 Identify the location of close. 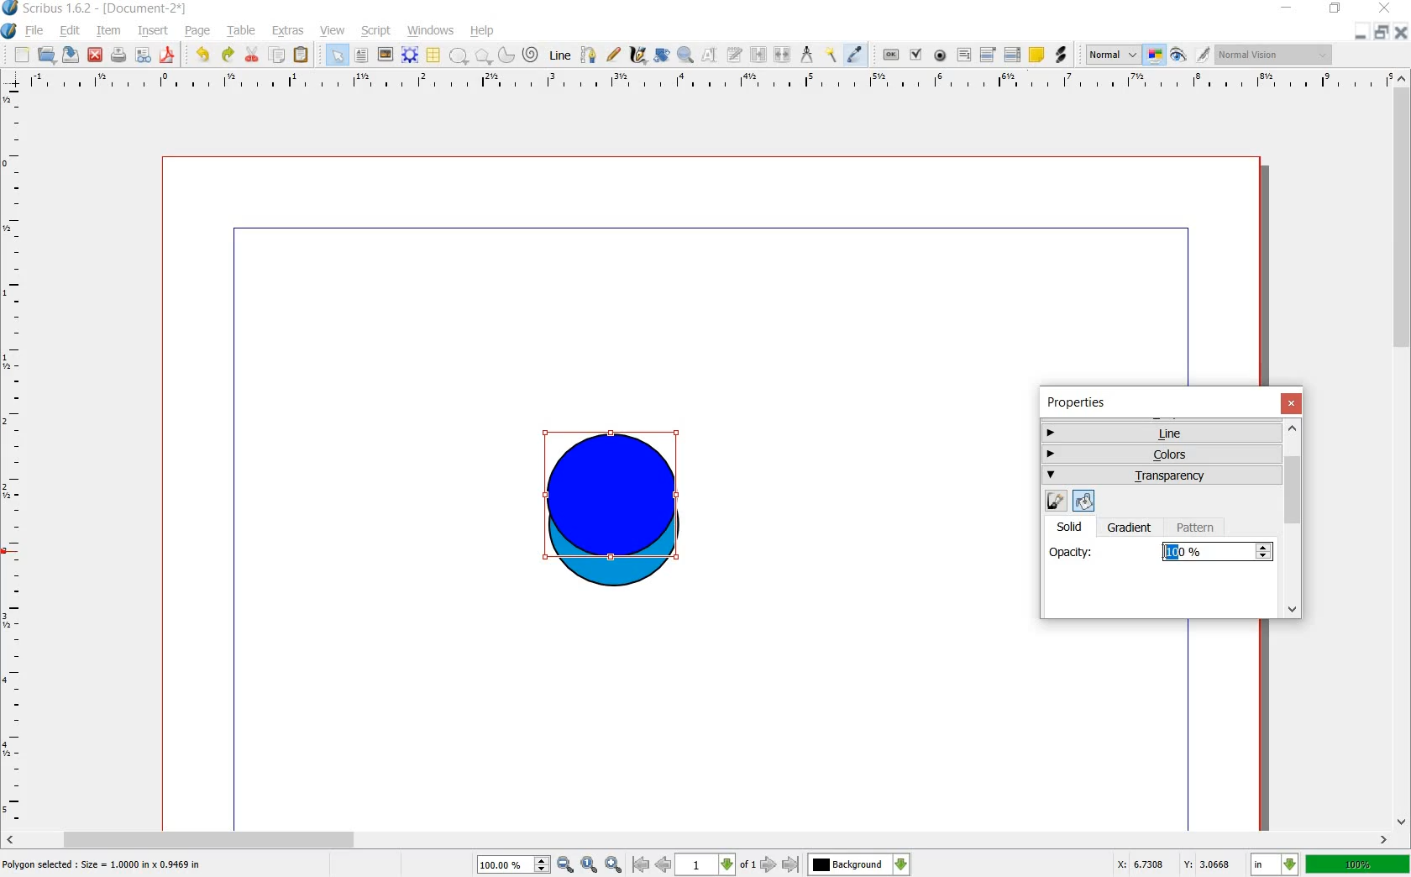
(1293, 403).